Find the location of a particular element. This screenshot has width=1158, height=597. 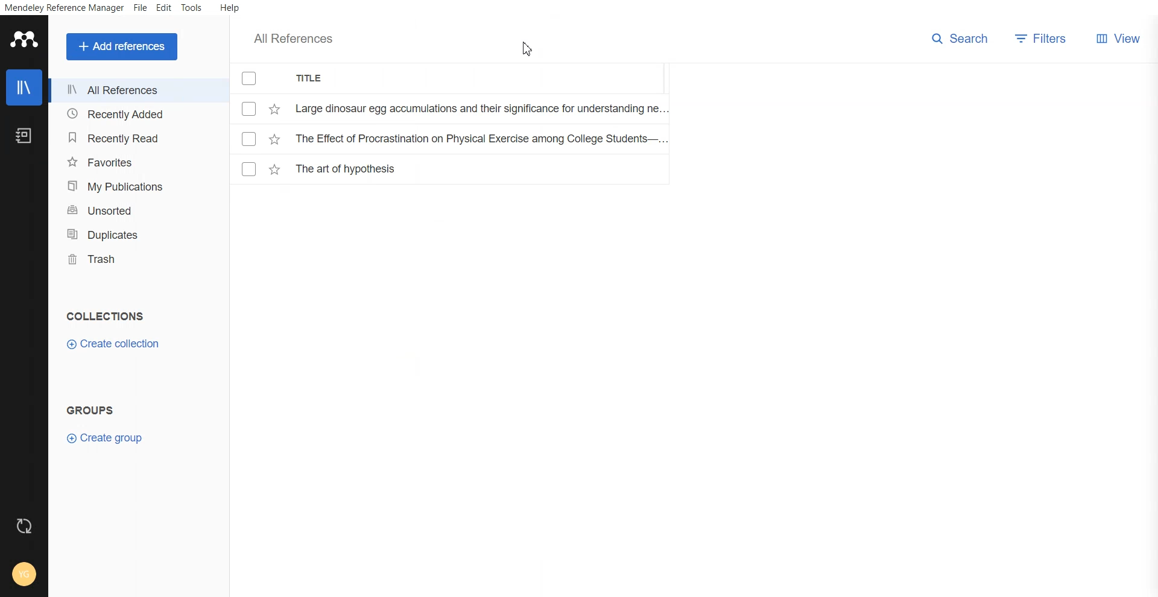

Favorites is located at coordinates (128, 163).